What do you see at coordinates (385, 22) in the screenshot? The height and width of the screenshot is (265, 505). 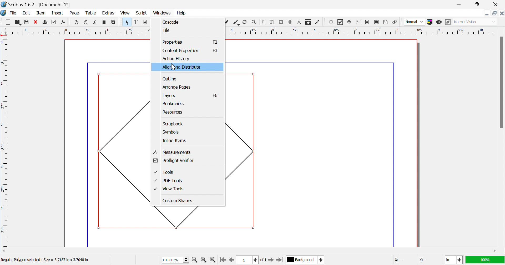 I see `Text annotation` at bounding box center [385, 22].